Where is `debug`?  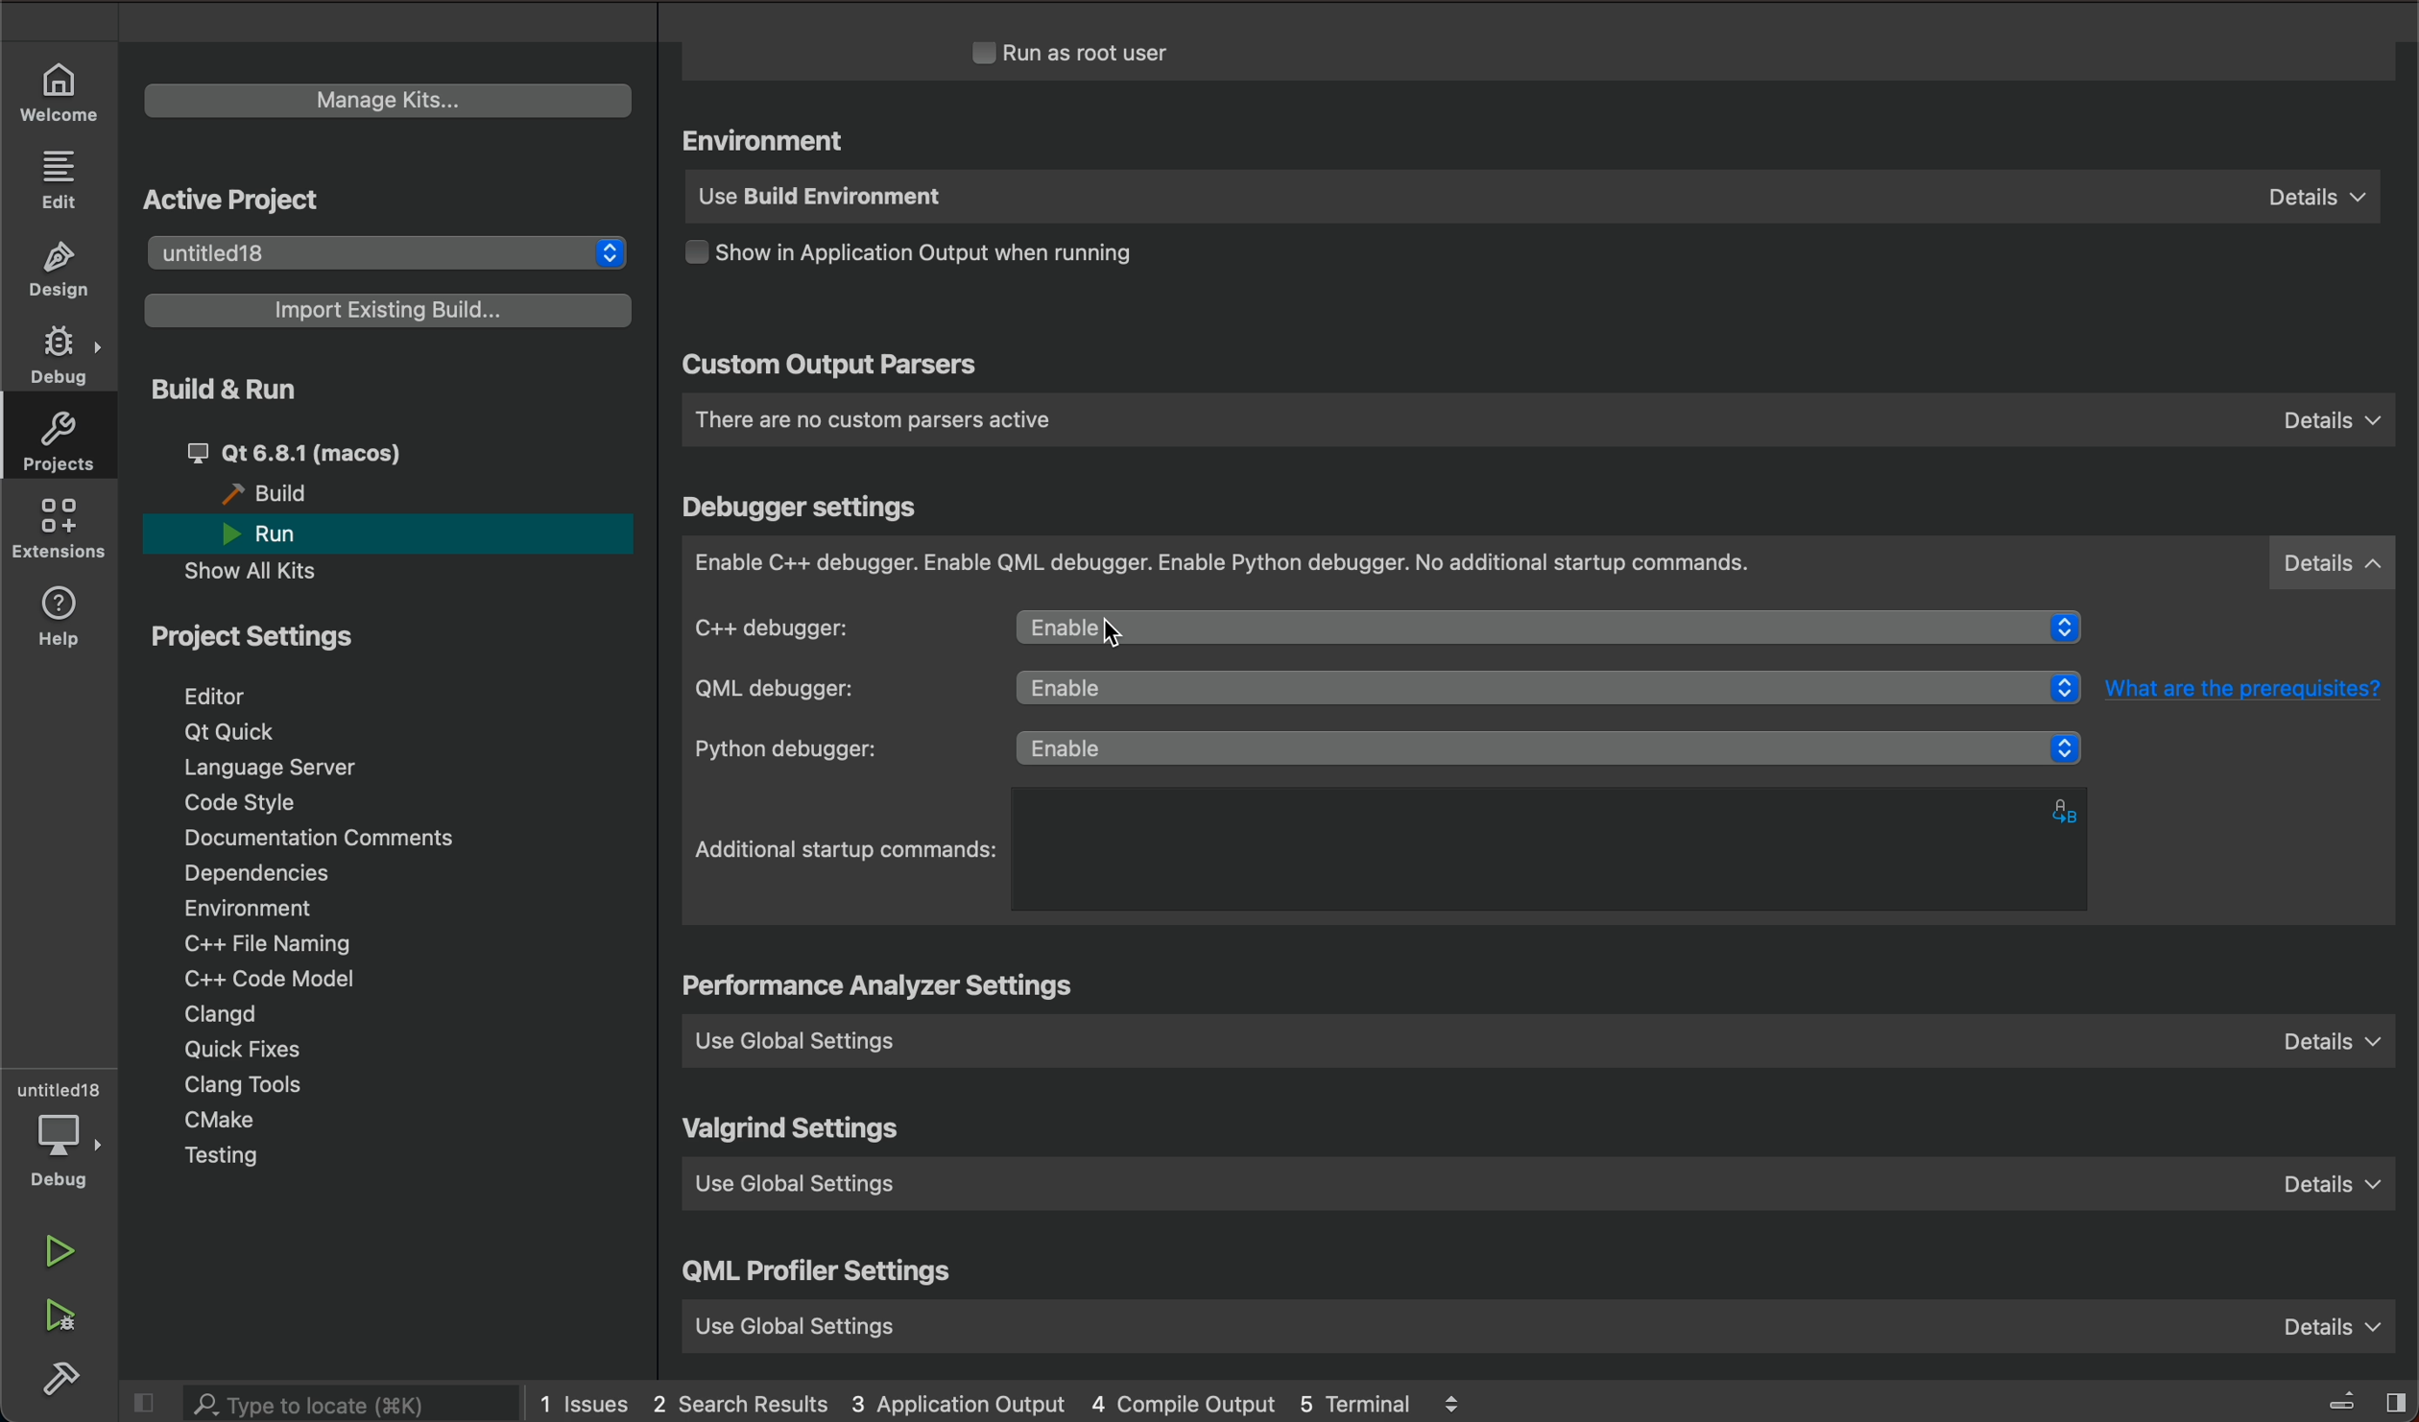 debug is located at coordinates (67, 1150).